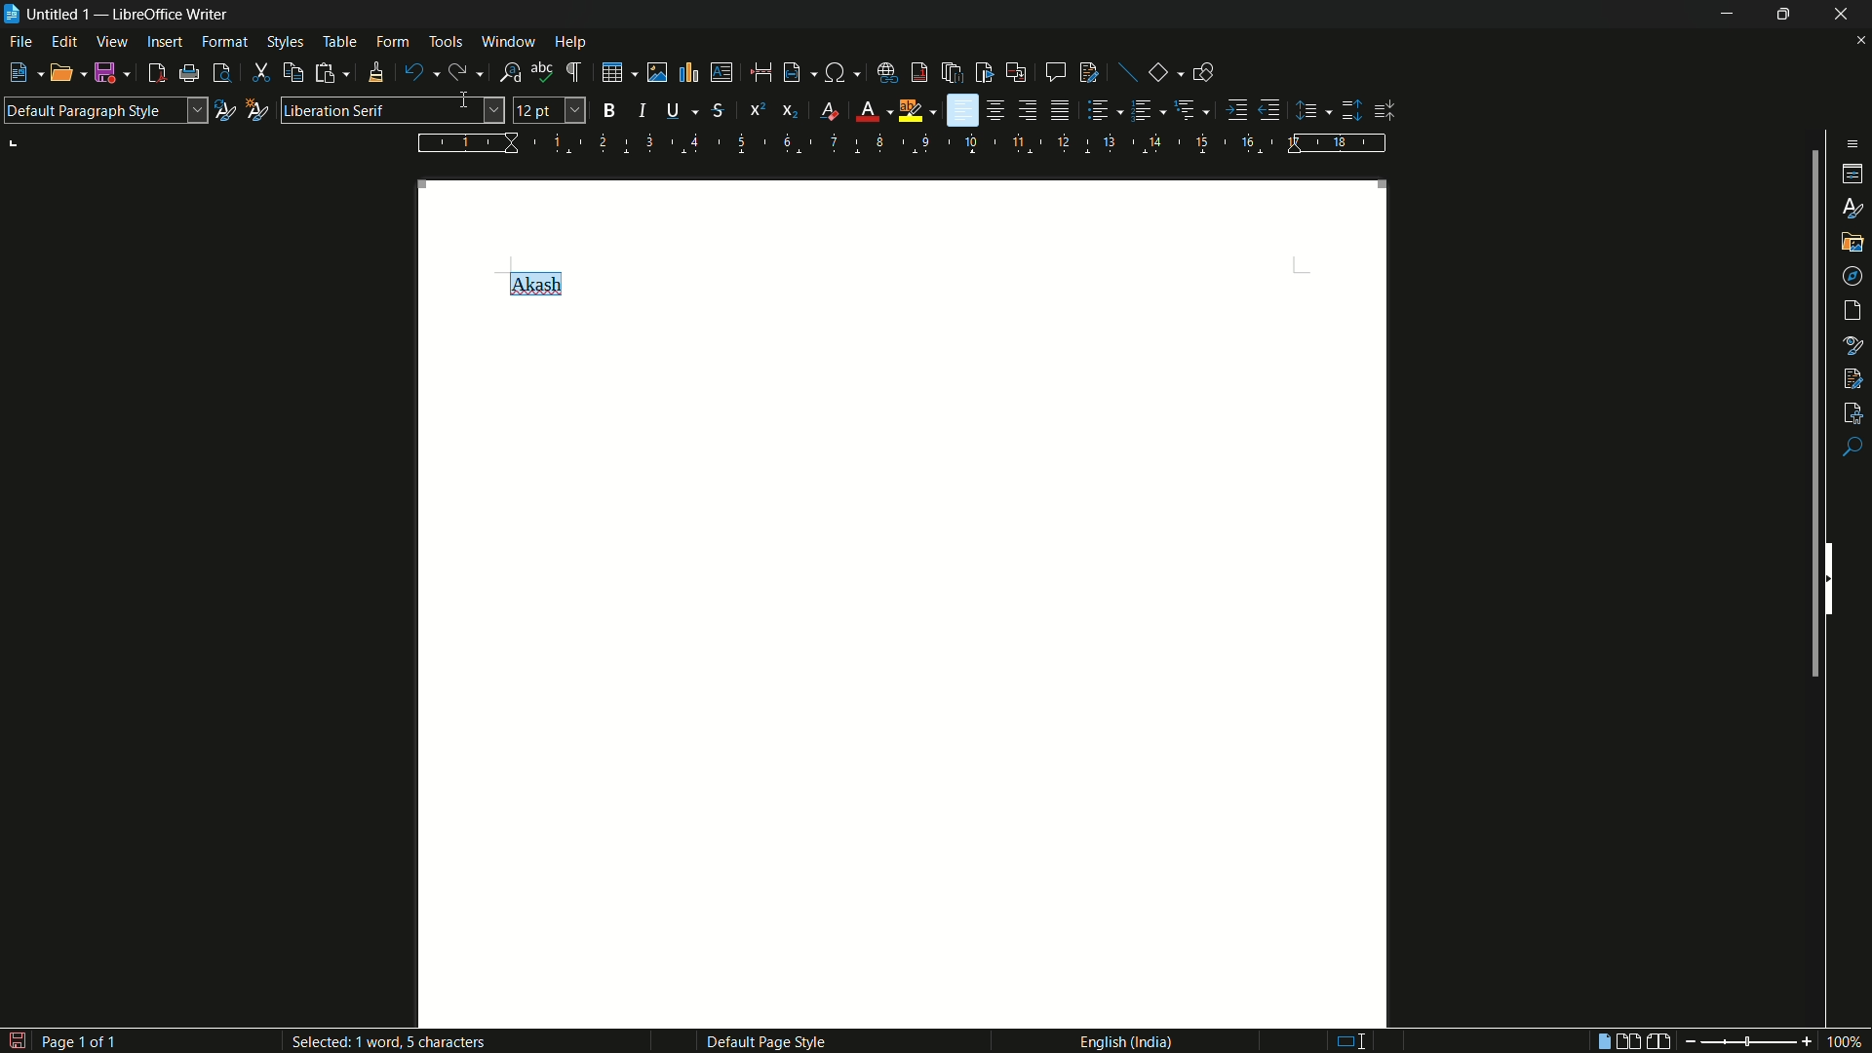 This screenshot has width=1872, height=1053. What do you see at coordinates (374, 72) in the screenshot?
I see `clone formatting` at bounding box center [374, 72].